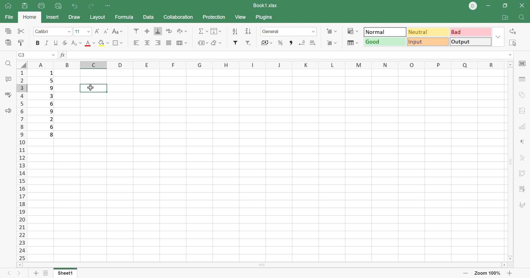 The image size is (530, 278). Describe the element at coordinates (181, 43) in the screenshot. I see `Merge and center` at that location.